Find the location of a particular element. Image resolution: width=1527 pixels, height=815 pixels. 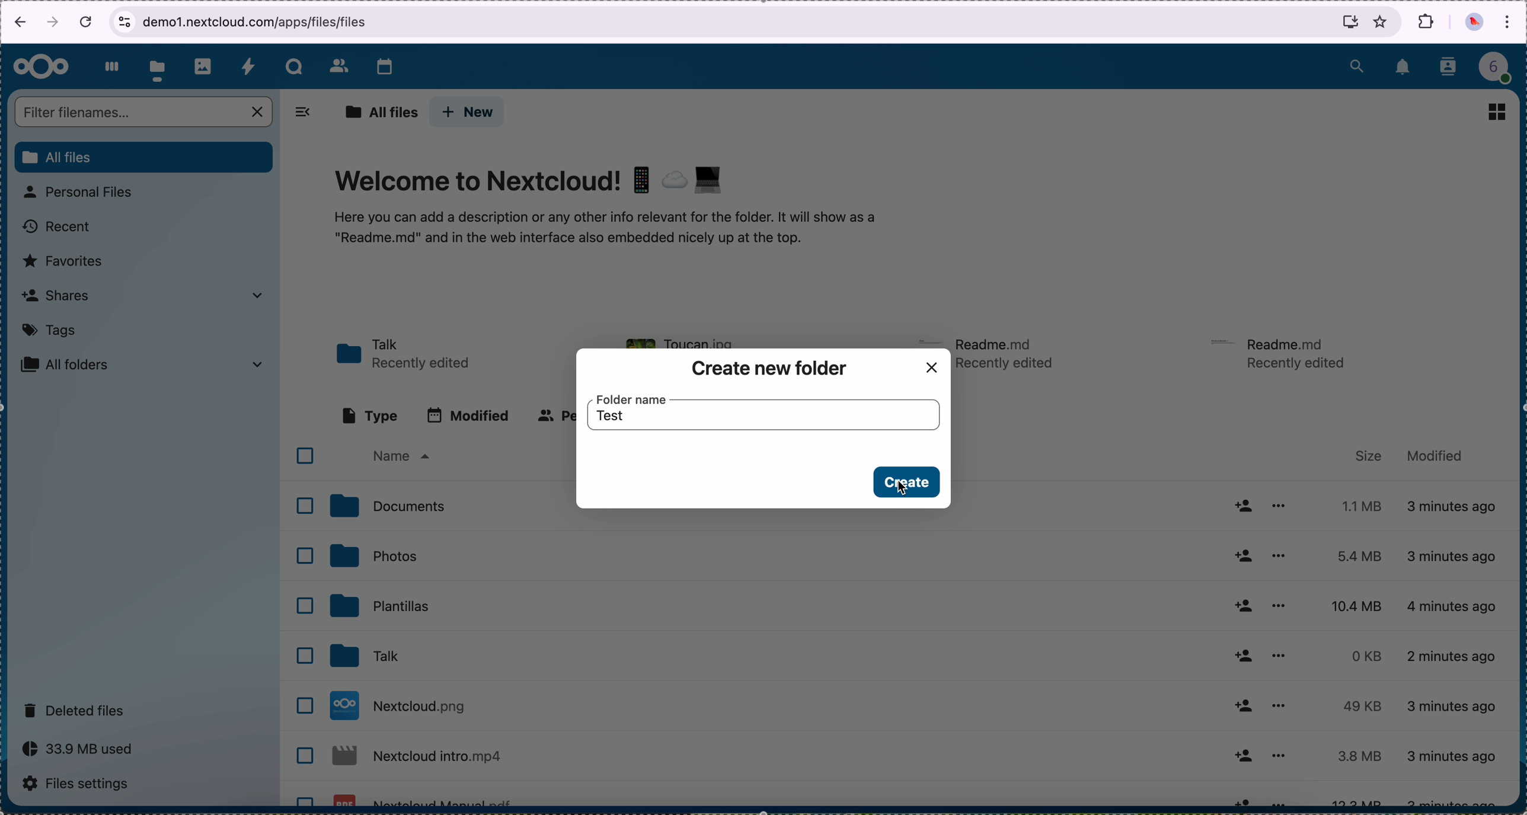

capacity is located at coordinates (84, 752).